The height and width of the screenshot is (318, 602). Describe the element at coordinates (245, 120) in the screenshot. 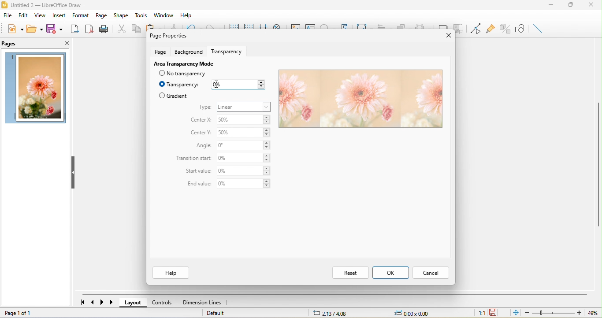

I see `50%` at that location.